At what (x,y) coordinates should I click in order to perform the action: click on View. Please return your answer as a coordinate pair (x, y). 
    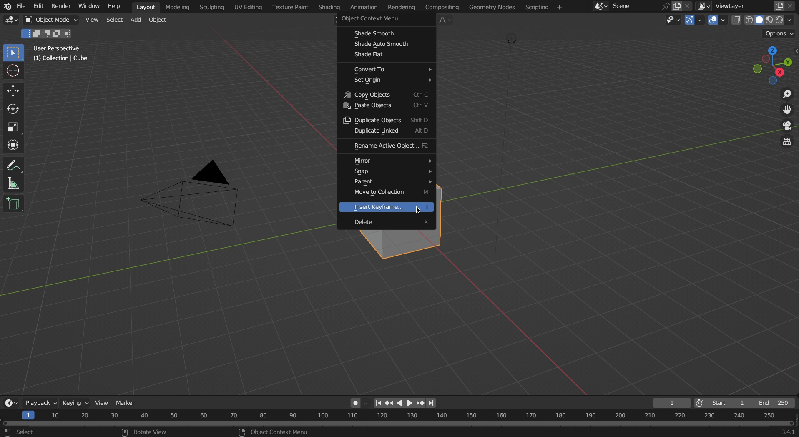
    Looking at the image, I should click on (102, 403).